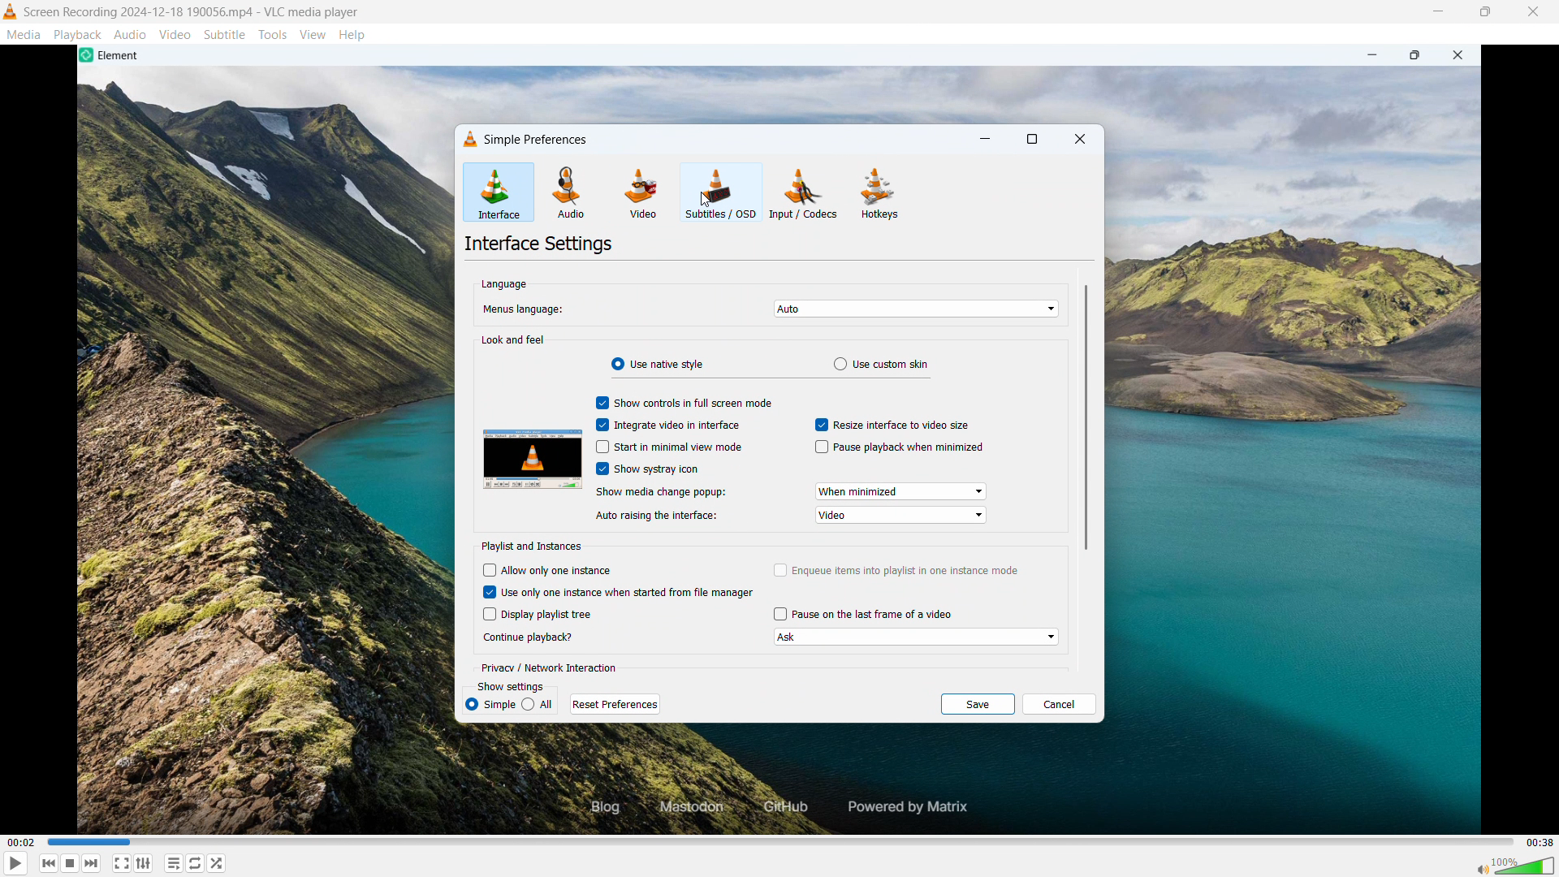 Image resolution: width=1559 pixels, height=877 pixels. Describe the element at coordinates (71, 863) in the screenshot. I see `Forward or next media ` at that location.